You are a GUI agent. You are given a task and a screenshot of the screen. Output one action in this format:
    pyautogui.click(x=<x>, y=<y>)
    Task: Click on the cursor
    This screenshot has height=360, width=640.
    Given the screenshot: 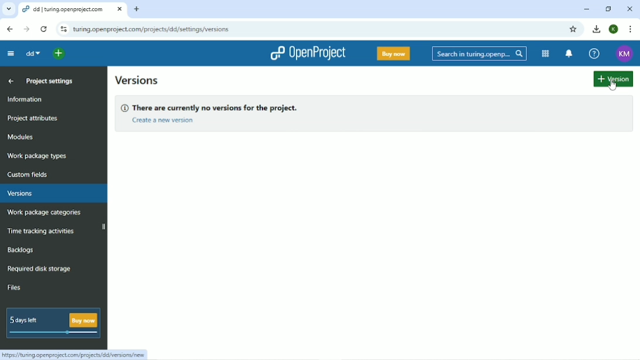 What is the action you would take?
    pyautogui.click(x=610, y=92)
    